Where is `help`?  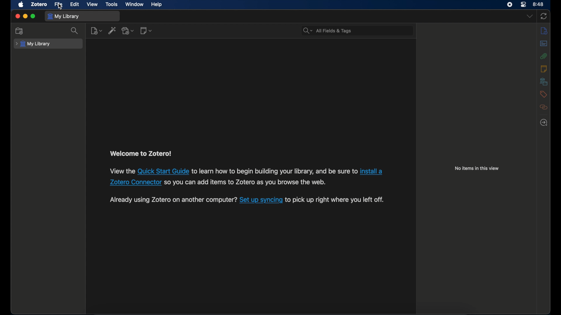
help is located at coordinates (157, 5).